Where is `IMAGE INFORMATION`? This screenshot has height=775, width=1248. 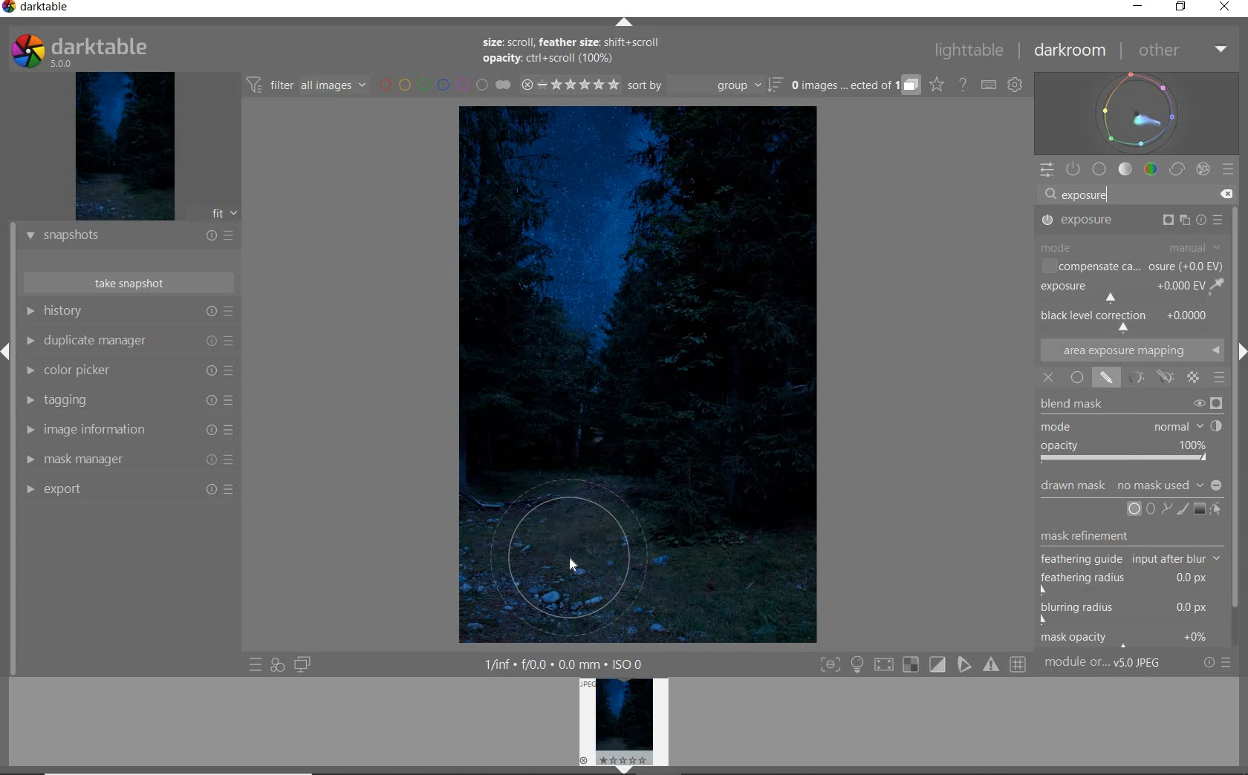 IMAGE INFORMATION is located at coordinates (126, 431).